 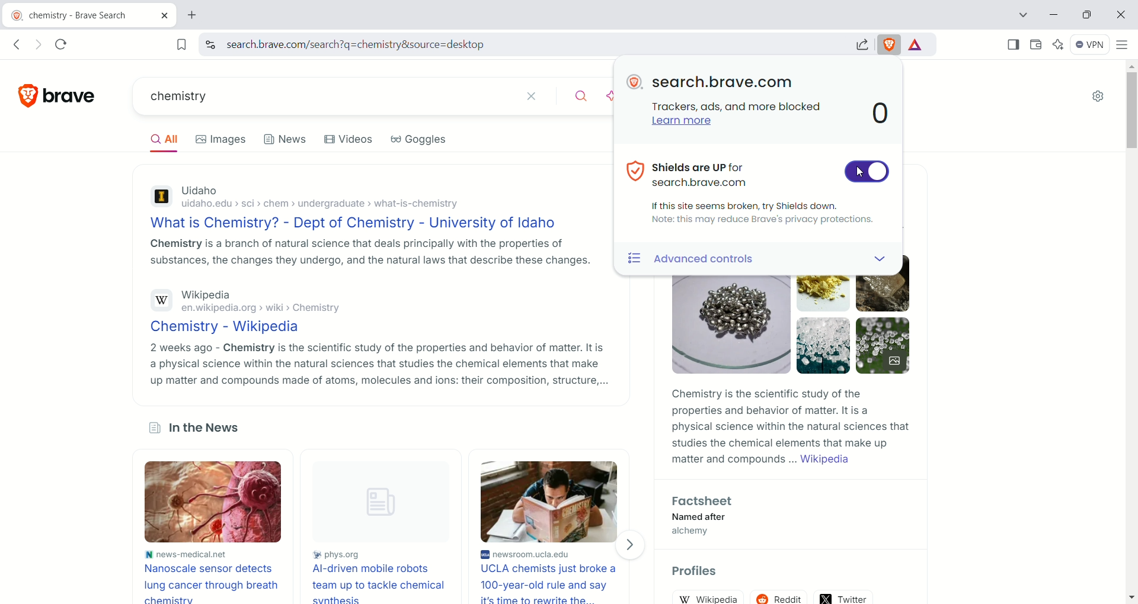 I want to click on leo AI, so click(x=610, y=97).